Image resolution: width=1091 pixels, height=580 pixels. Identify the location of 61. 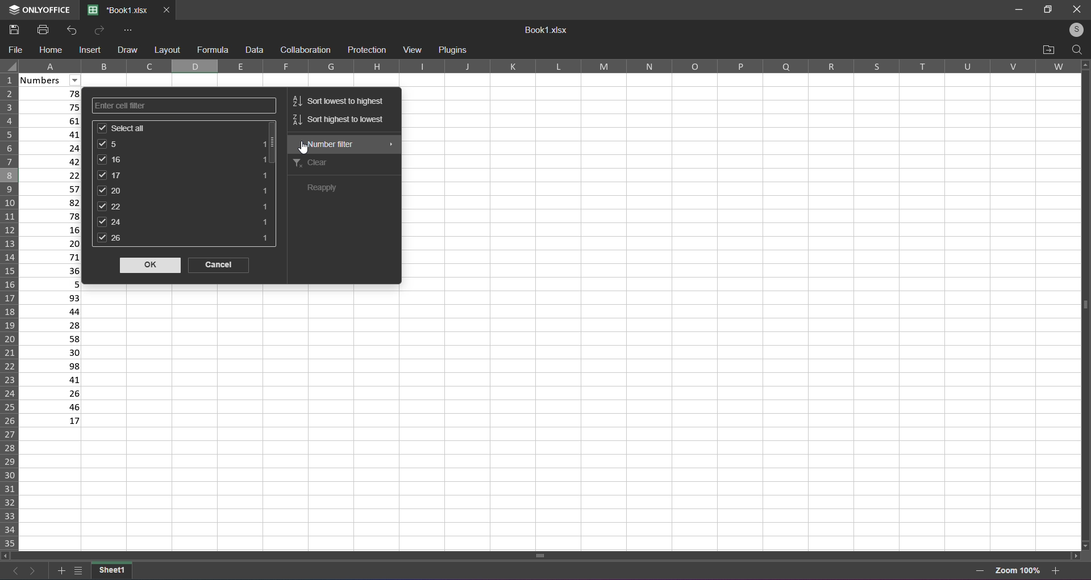
(53, 120).